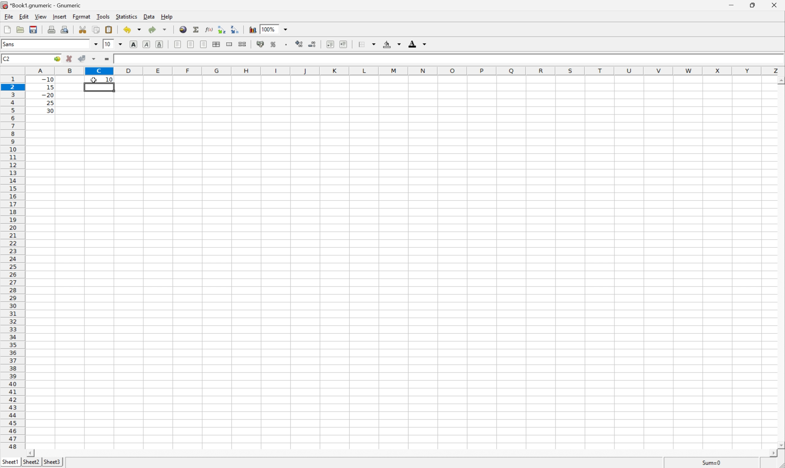 The image size is (785, 468). I want to click on File, so click(8, 17).